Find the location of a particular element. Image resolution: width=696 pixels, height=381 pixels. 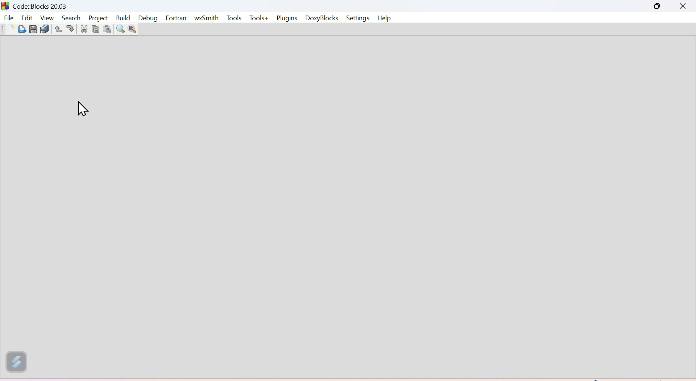

Status bar is located at coordinates (323, 378).